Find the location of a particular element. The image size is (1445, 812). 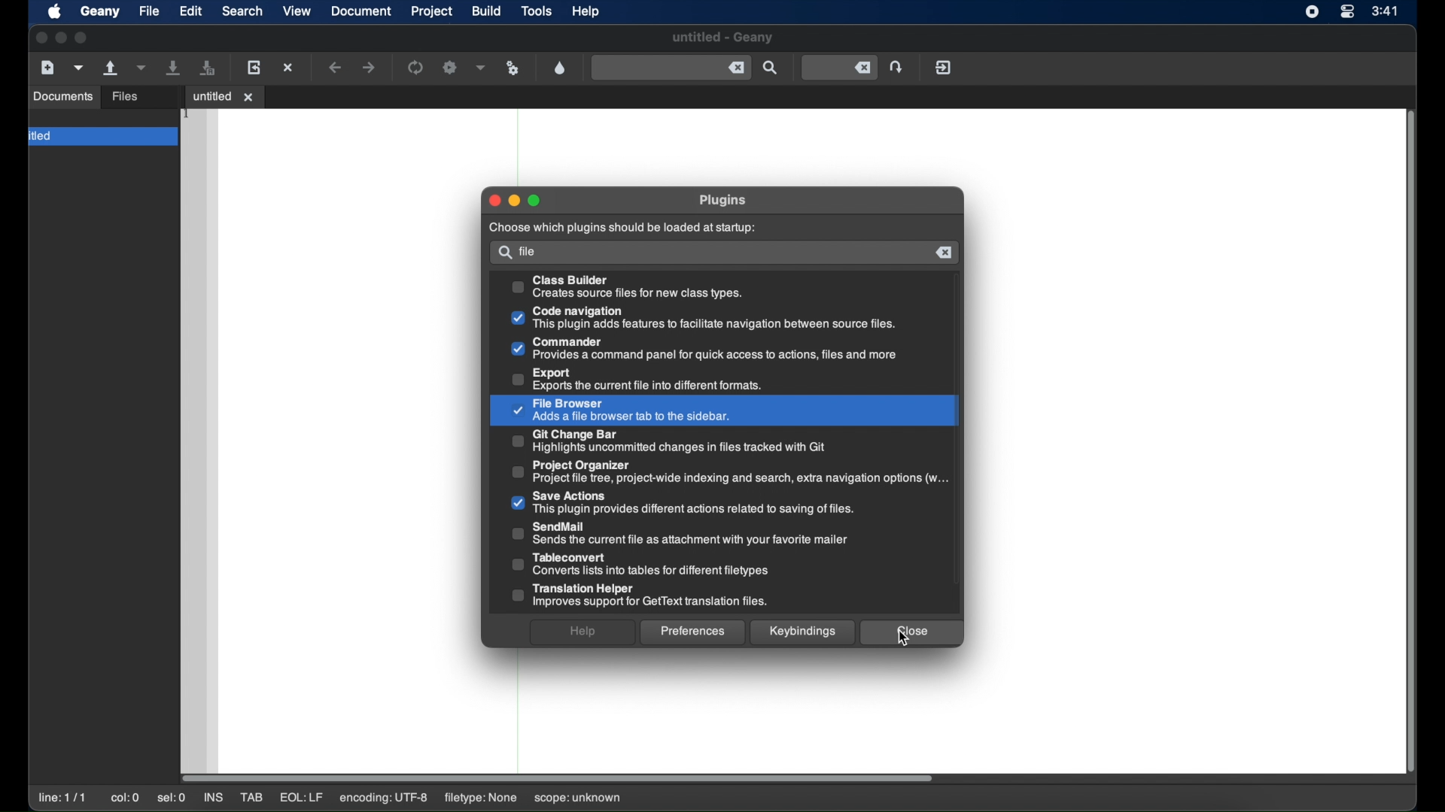

line: 1/1 is located at coordinates (62, 798).